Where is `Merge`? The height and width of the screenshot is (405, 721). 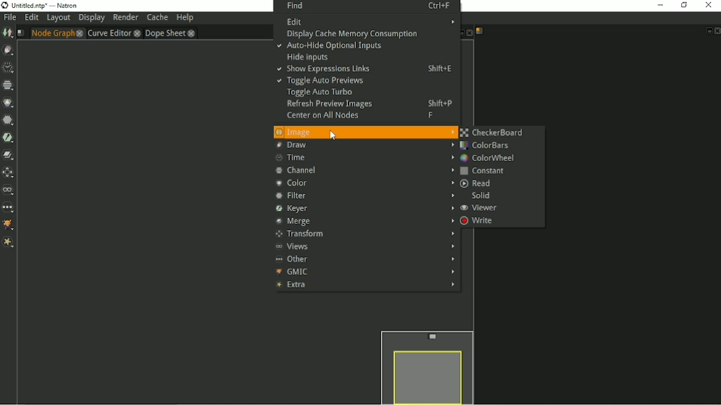
Merge is located at coordinates (364, 222).